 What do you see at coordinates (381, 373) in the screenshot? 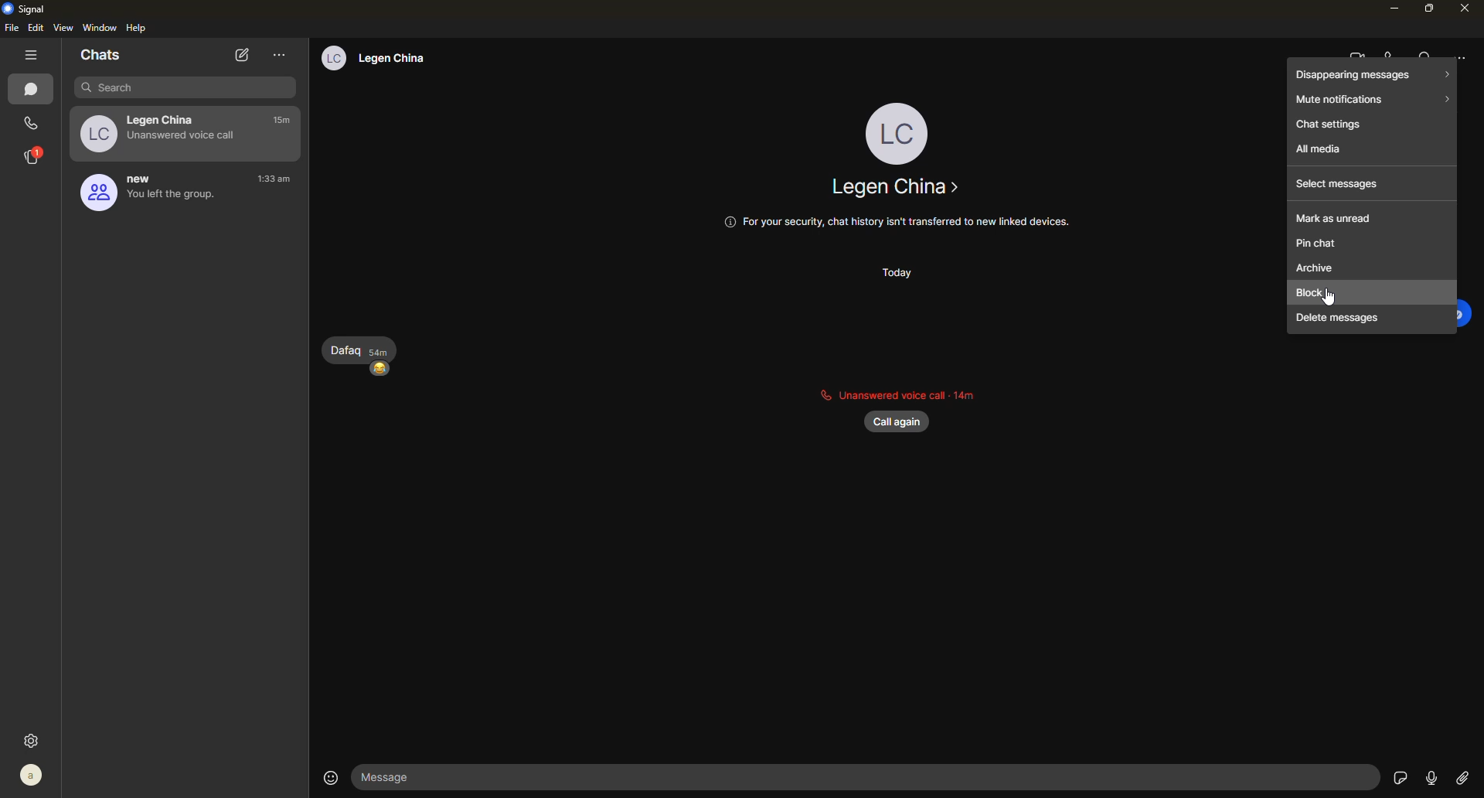
I see `emoji` at bounding box center [381, 373].